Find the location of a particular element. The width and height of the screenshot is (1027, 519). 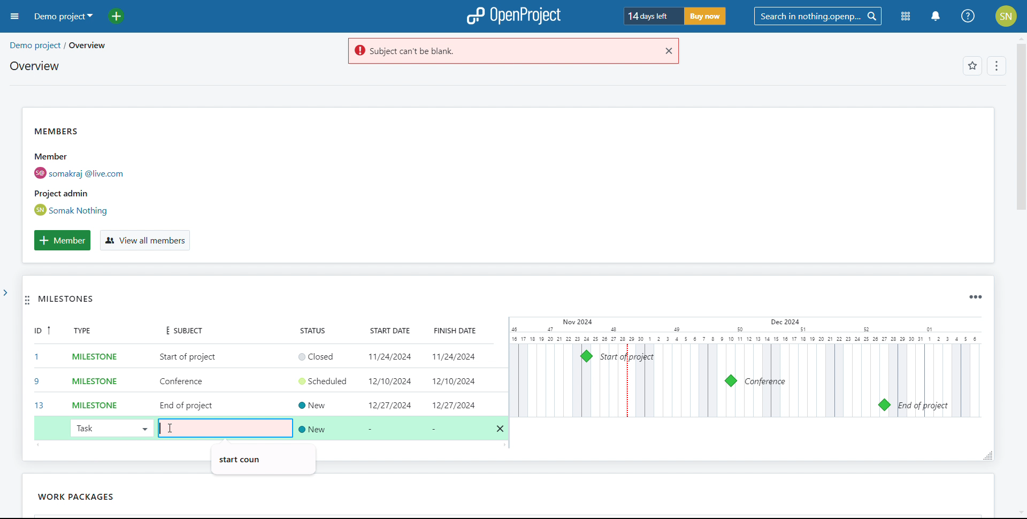

pop-up message is located at coordinates (242, 457).